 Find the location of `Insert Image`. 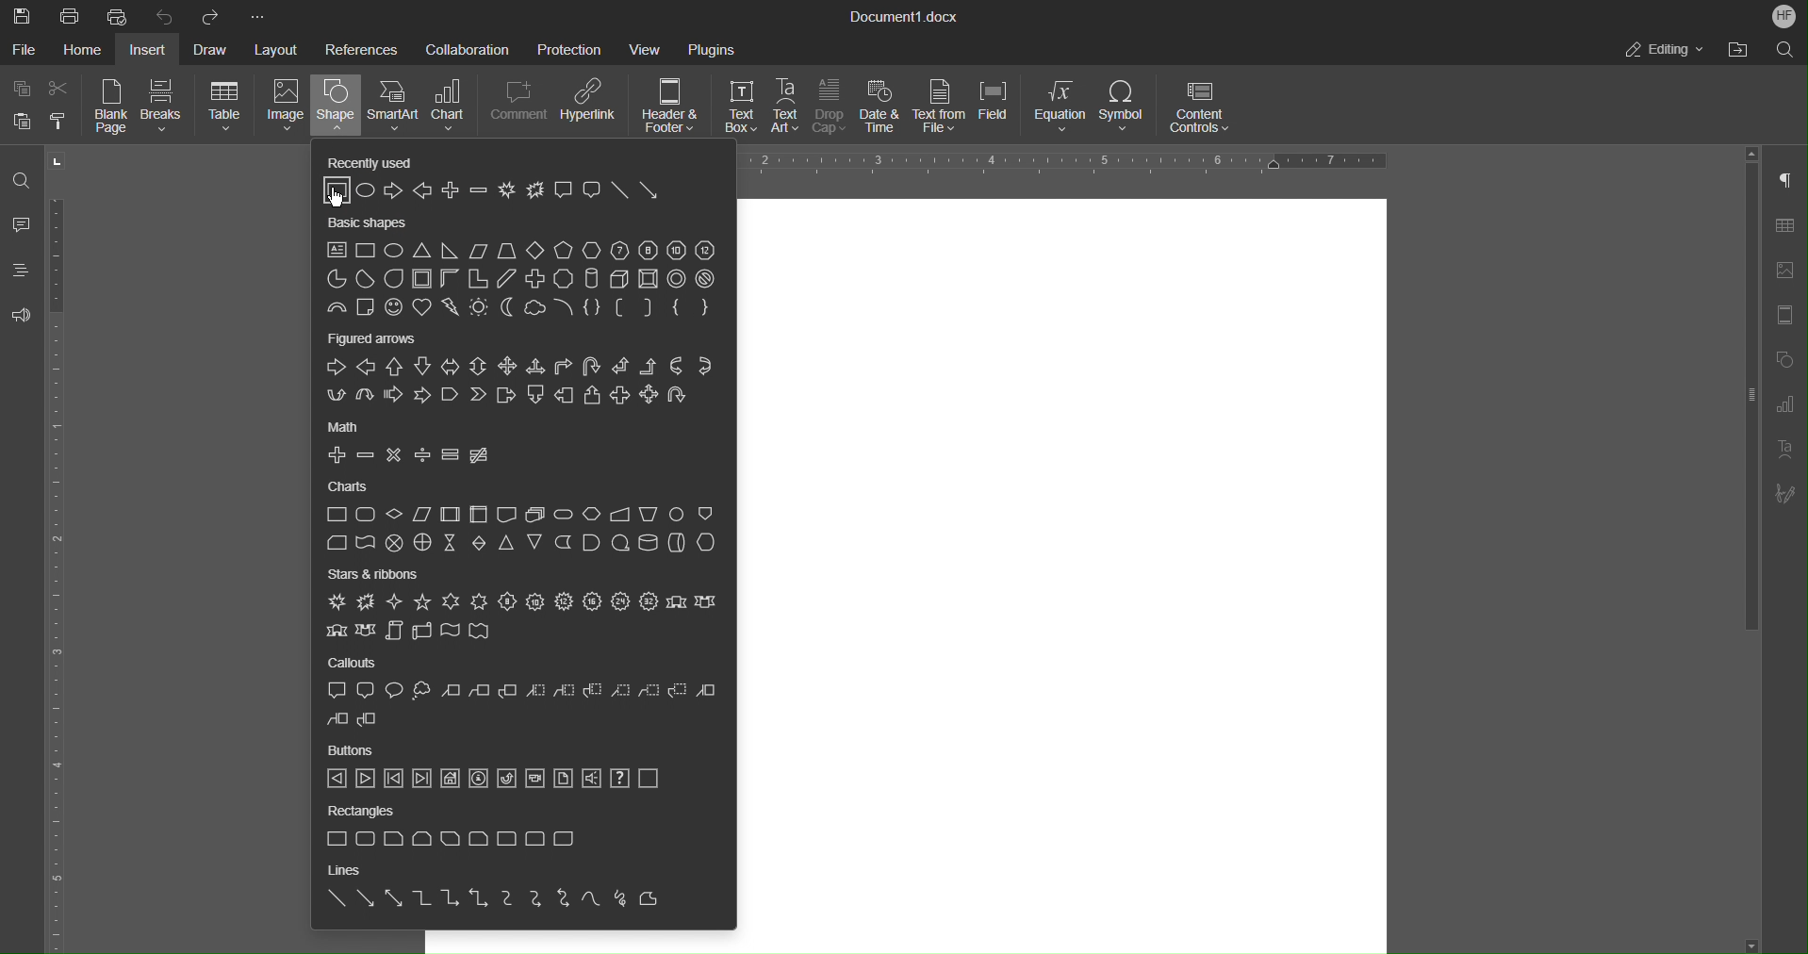

Insert Image is located at coordinates (1790, 270).